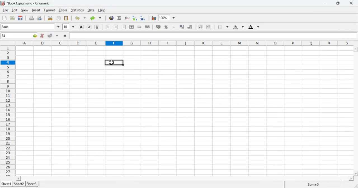 Image resolution: width=358 pixels, height=188 pixels. I want to click on Sheet3 , so click(33, 184).